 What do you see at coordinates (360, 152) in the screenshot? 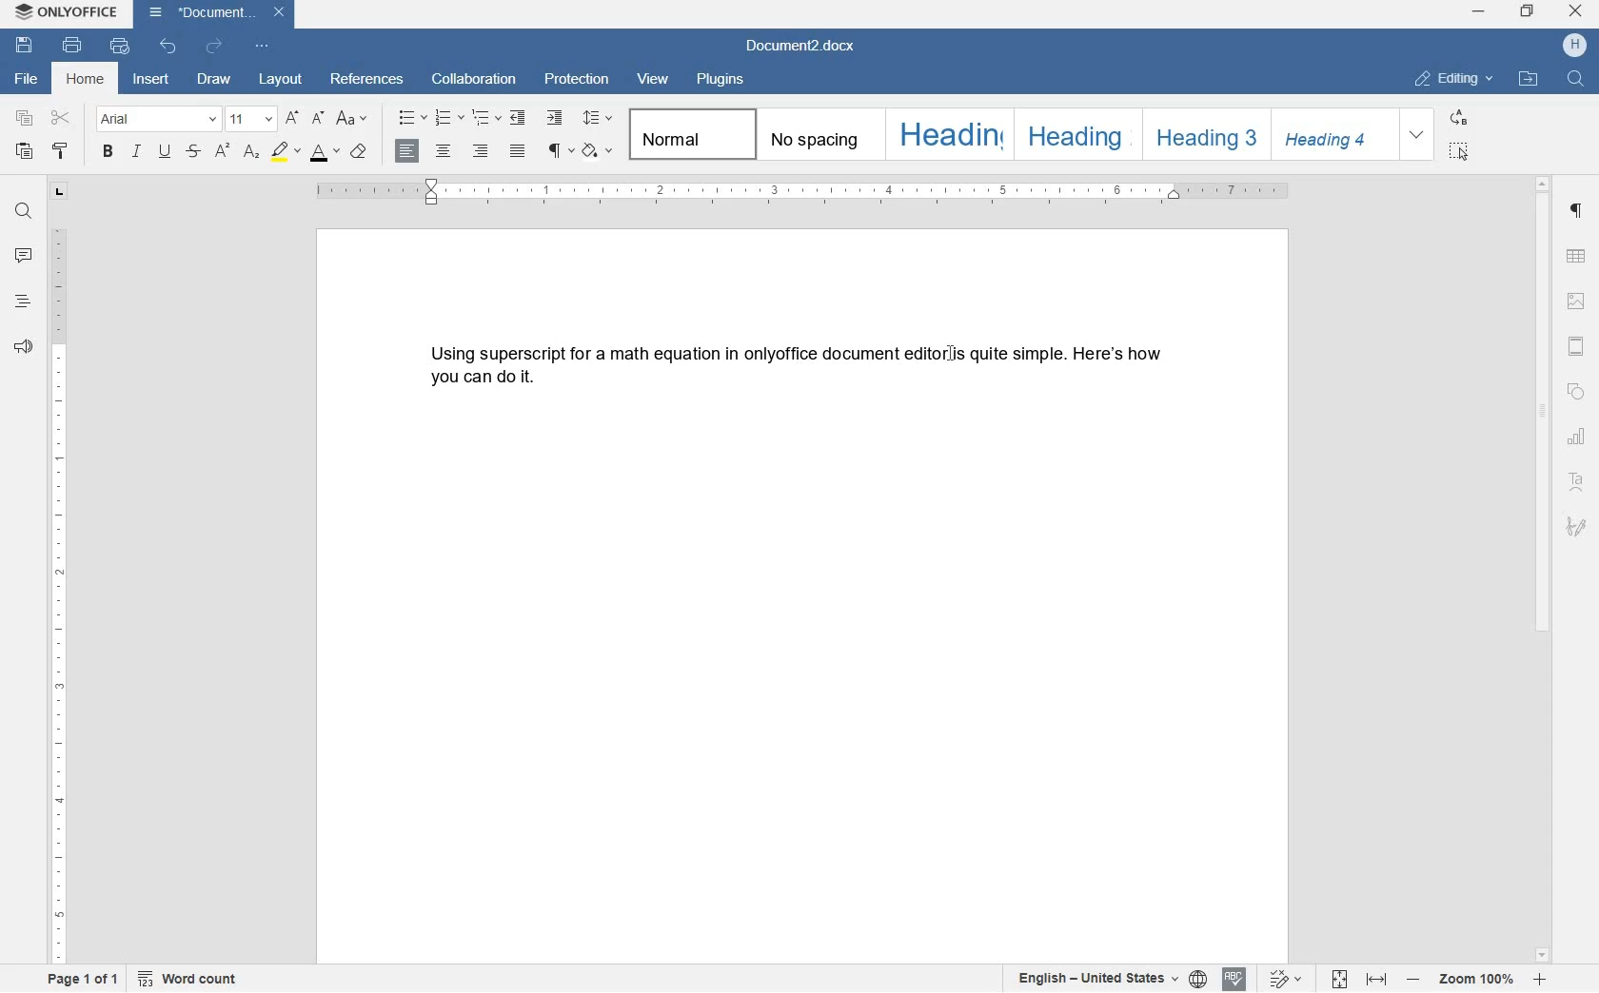
I see `clear style` at bounding box center [360, 152].